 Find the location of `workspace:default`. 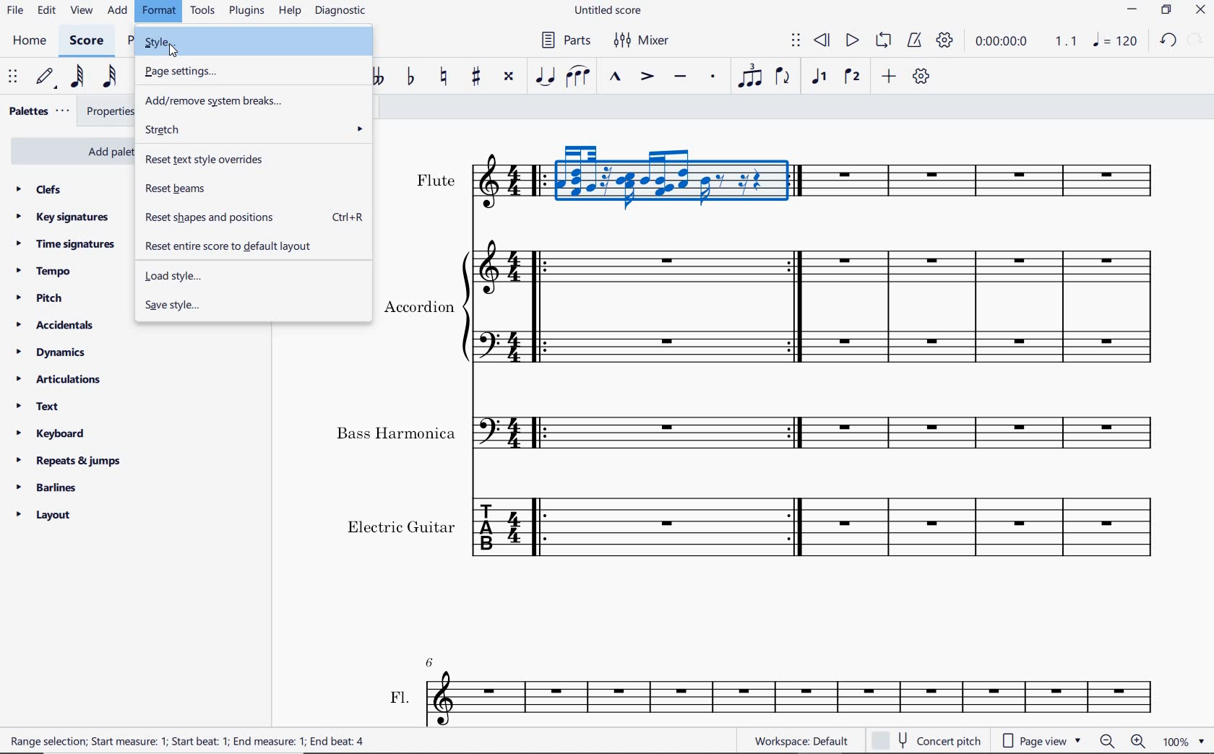

workspace:default is located at coordinates (799, 740).